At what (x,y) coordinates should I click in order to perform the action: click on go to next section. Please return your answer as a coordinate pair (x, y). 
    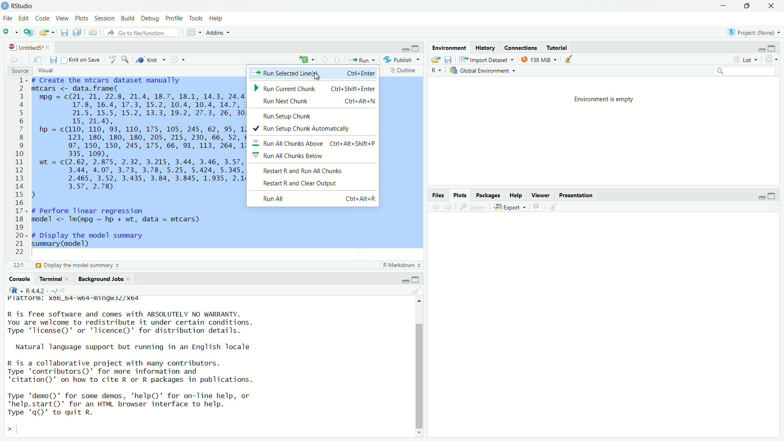
    Looking at the image, I should click on (338, 59).